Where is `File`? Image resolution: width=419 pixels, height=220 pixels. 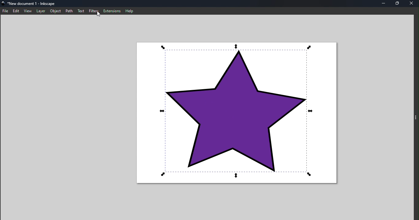
File is located at coordinates (6, 11).